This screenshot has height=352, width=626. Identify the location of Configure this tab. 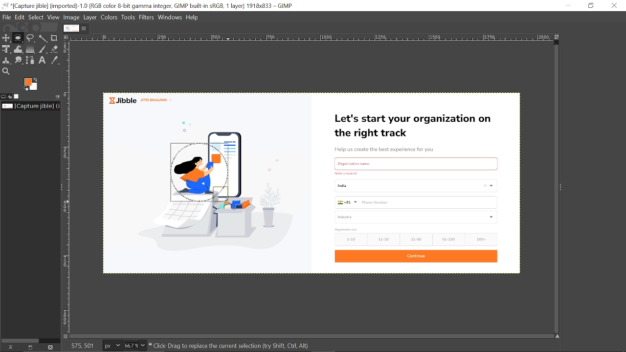
(58, 96).